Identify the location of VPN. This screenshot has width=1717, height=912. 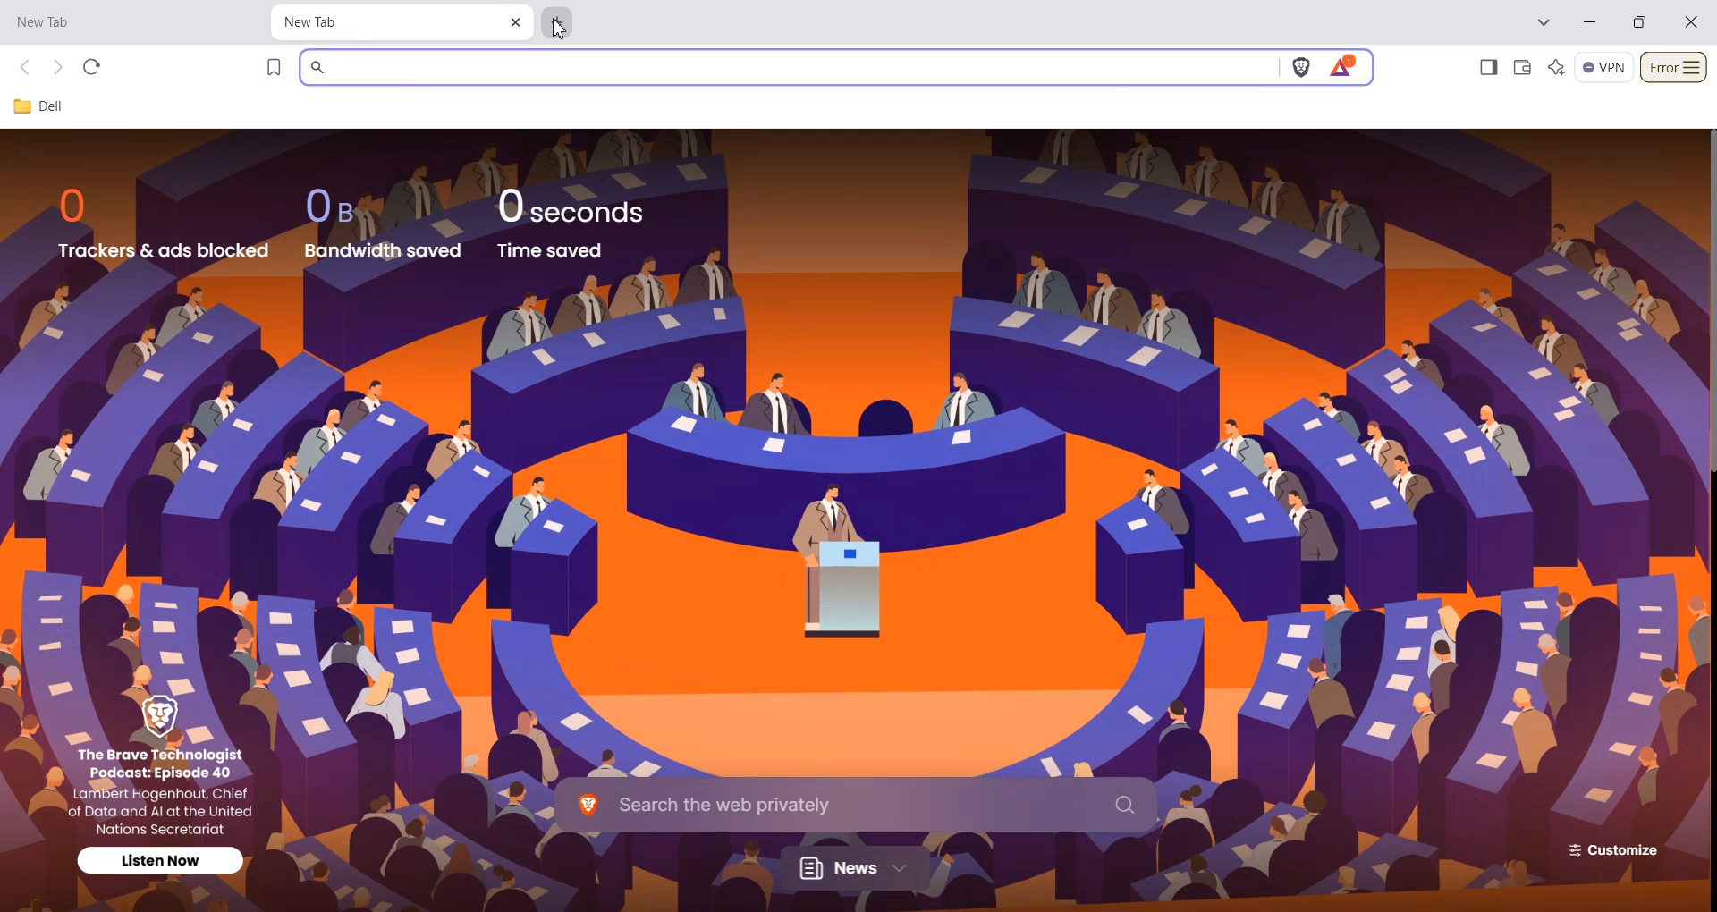
(1604, 68).